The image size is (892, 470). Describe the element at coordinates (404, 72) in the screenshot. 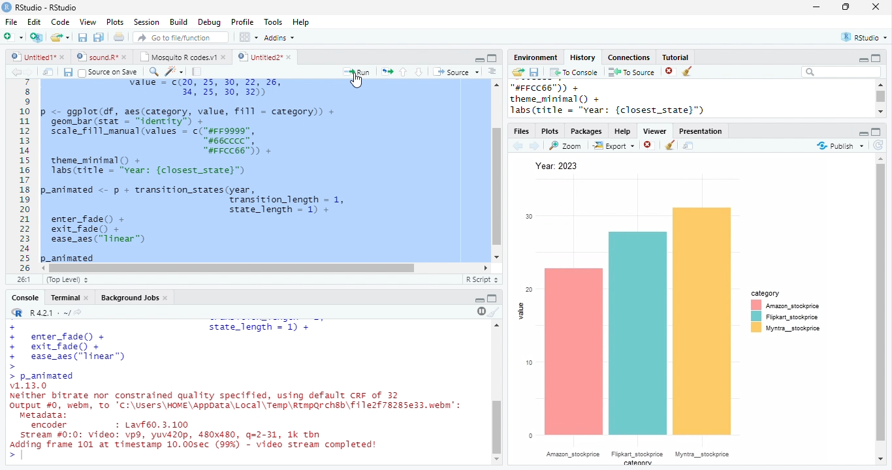

I see `up` at that location.